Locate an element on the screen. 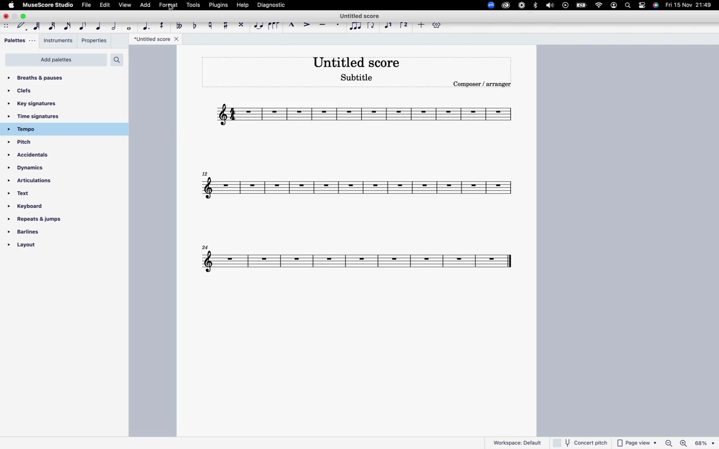 The height and width of the screenshot is (449, 719). siri is located at coordinates (656, 6).